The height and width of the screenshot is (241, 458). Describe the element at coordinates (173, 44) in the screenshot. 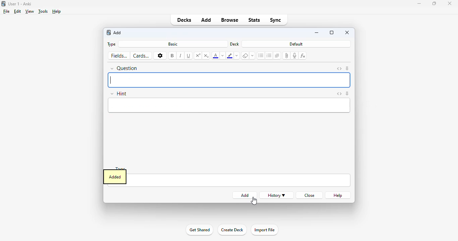

I see `basic` at that location.